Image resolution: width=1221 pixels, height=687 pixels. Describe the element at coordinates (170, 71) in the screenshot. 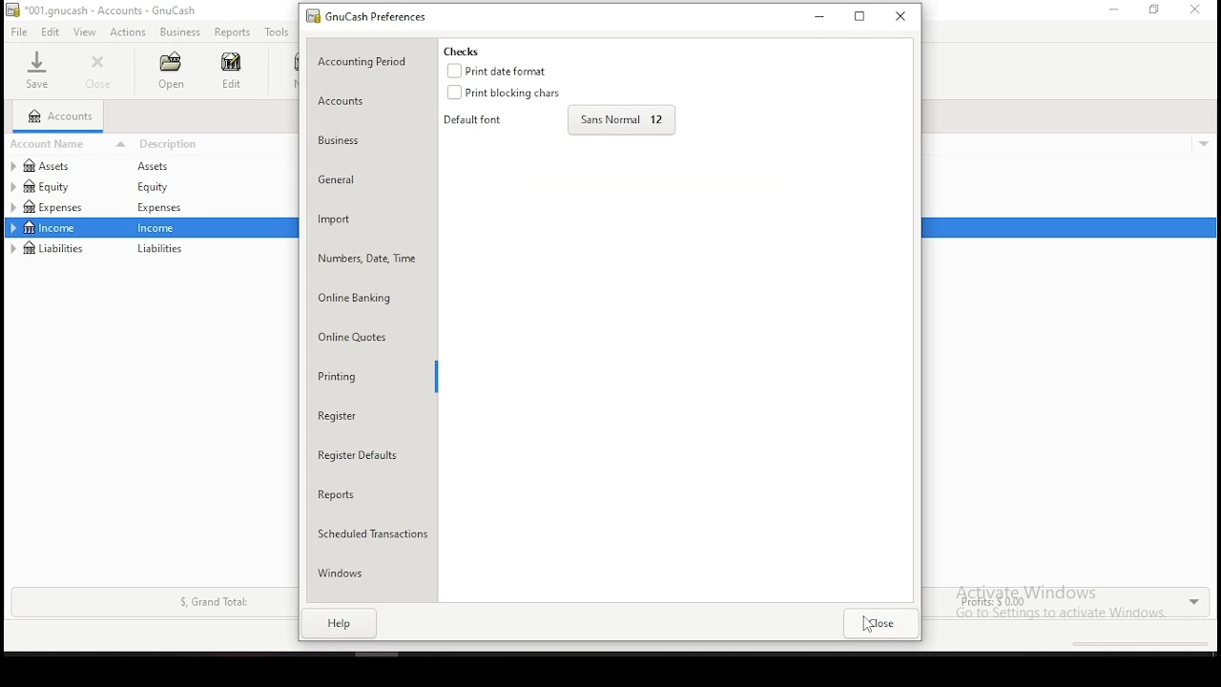

I see `open` at that location.